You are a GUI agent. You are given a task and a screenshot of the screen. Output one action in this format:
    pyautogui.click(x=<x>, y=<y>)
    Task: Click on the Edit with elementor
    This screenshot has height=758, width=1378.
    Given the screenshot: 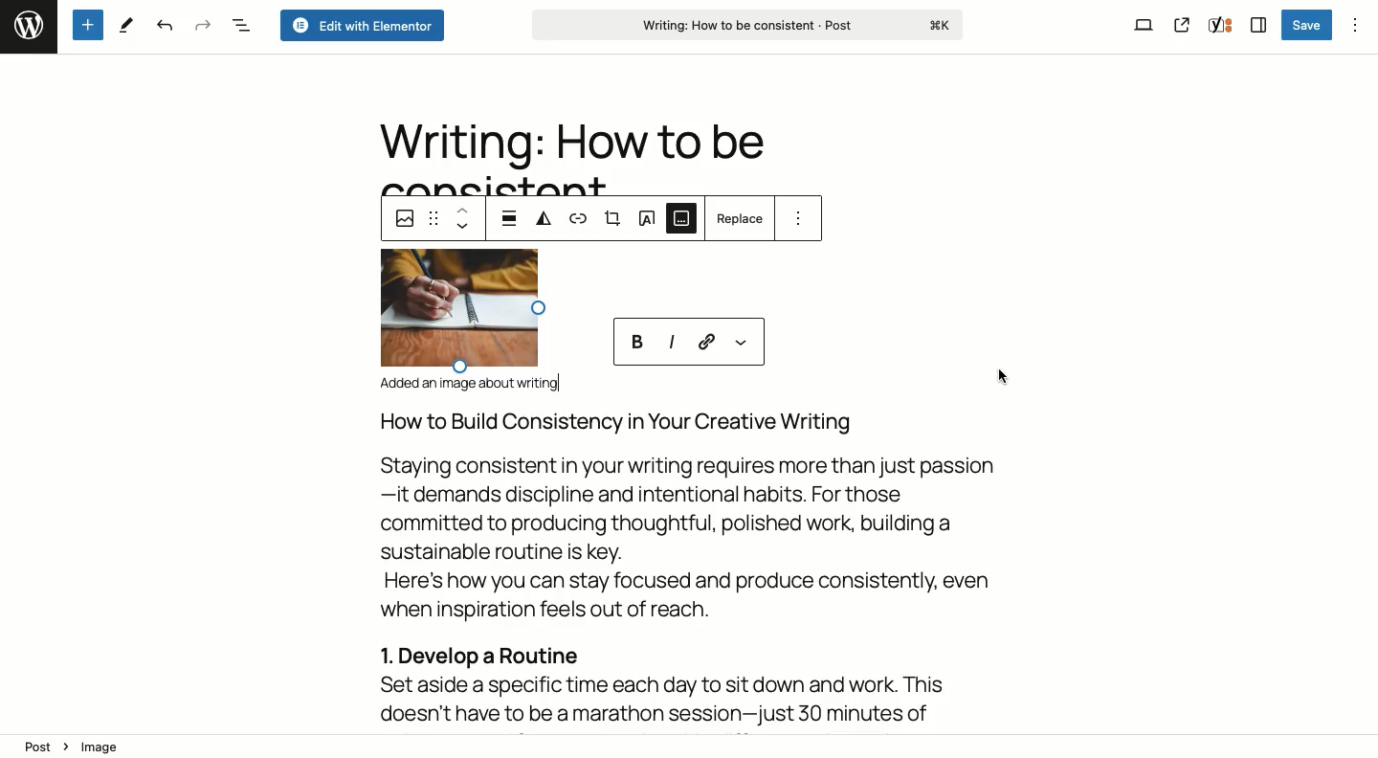 What is the action you would take?
    pyautogui.click(x=361, y=25)
    